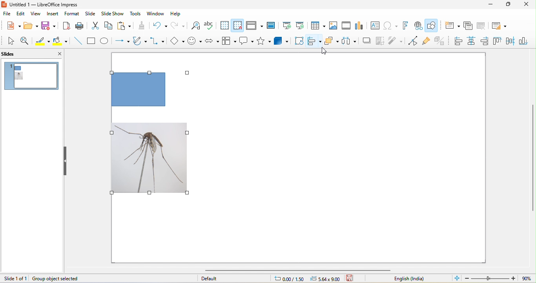  I want to click on 3d object, so click(283, 41).